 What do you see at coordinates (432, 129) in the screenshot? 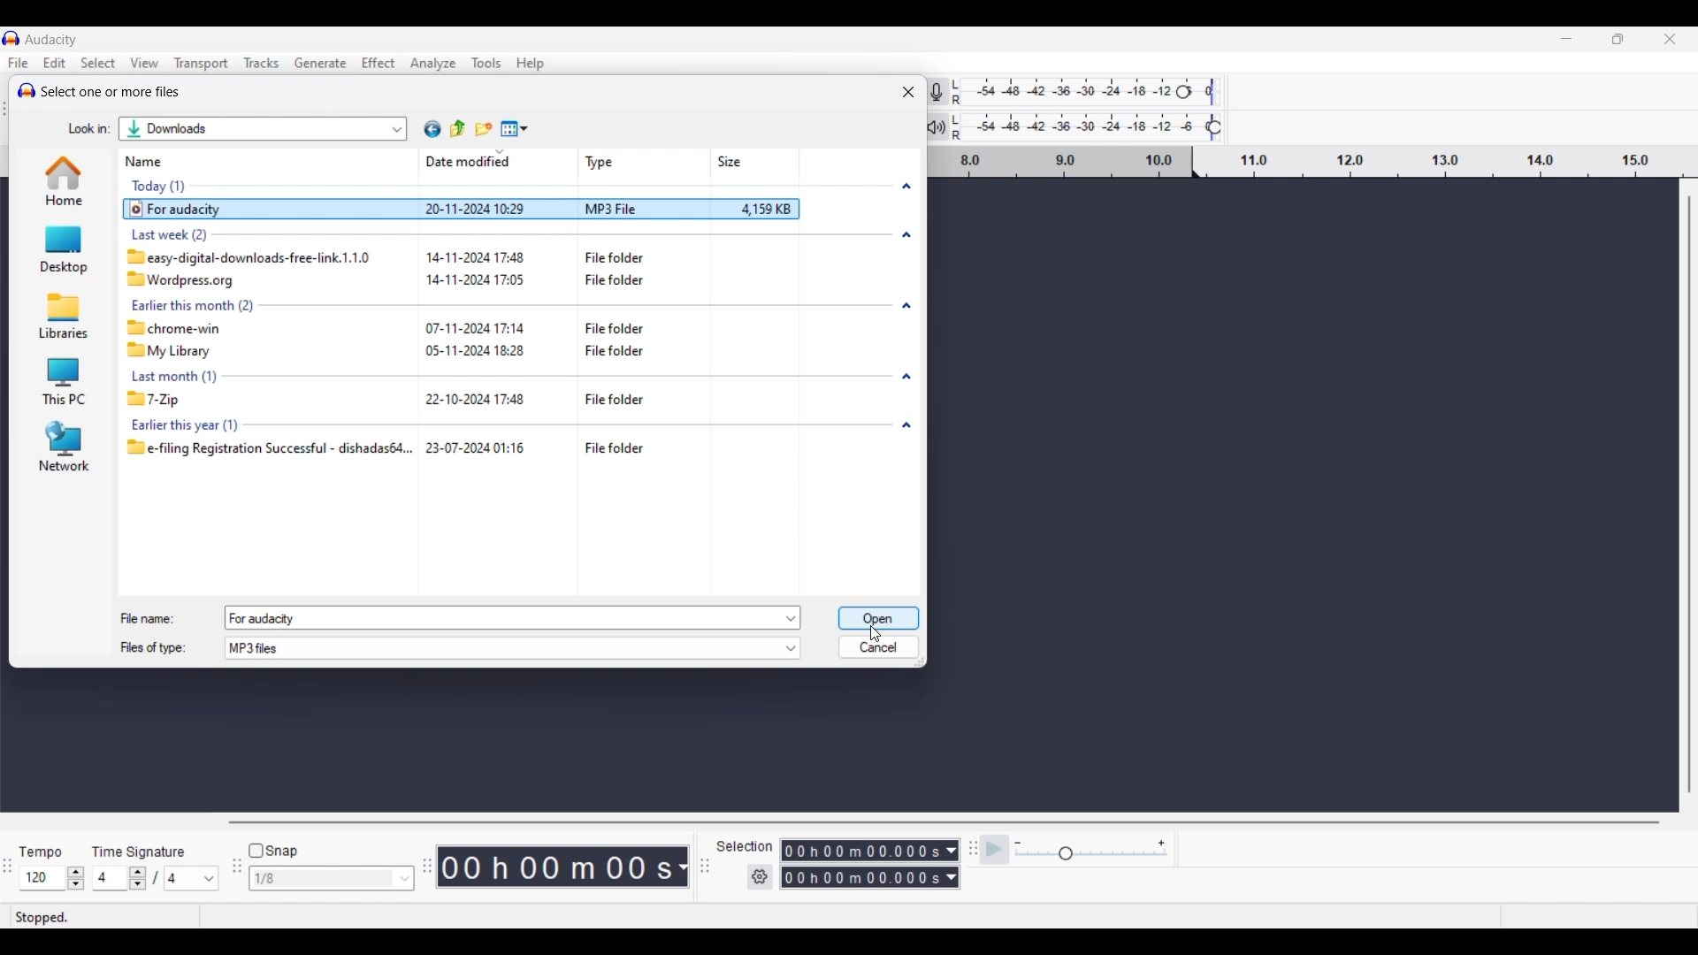
I see `Go to last folder visited` at bounding box center [432, 129].